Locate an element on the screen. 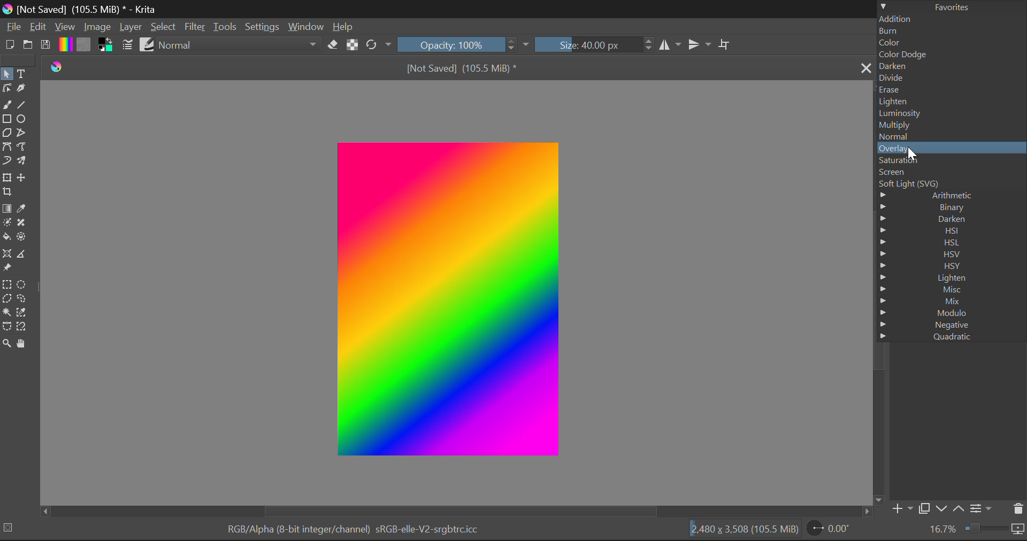  Tools is located at coordinates (227, 27).